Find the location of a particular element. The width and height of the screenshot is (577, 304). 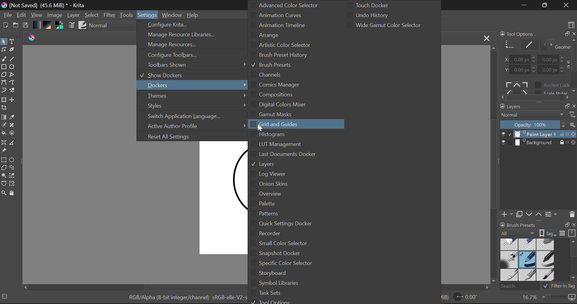

Measurements is located at coordinates (14, 143).